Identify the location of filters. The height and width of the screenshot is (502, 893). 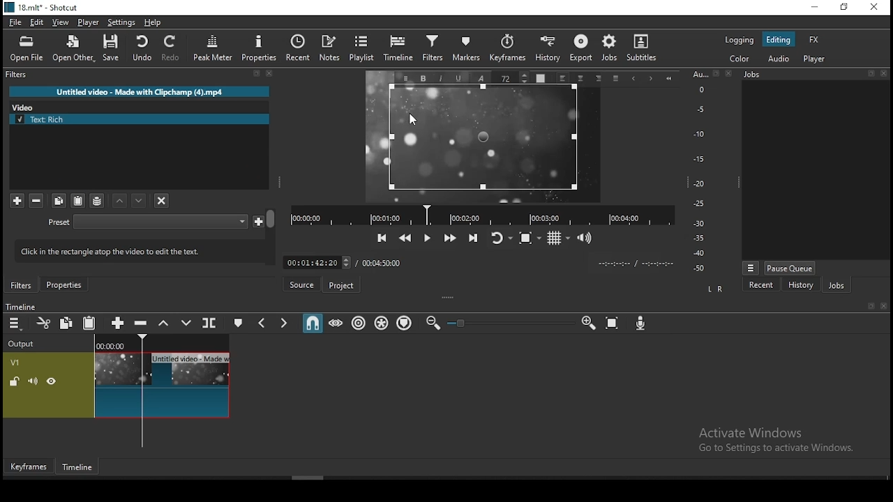
(432, 50).